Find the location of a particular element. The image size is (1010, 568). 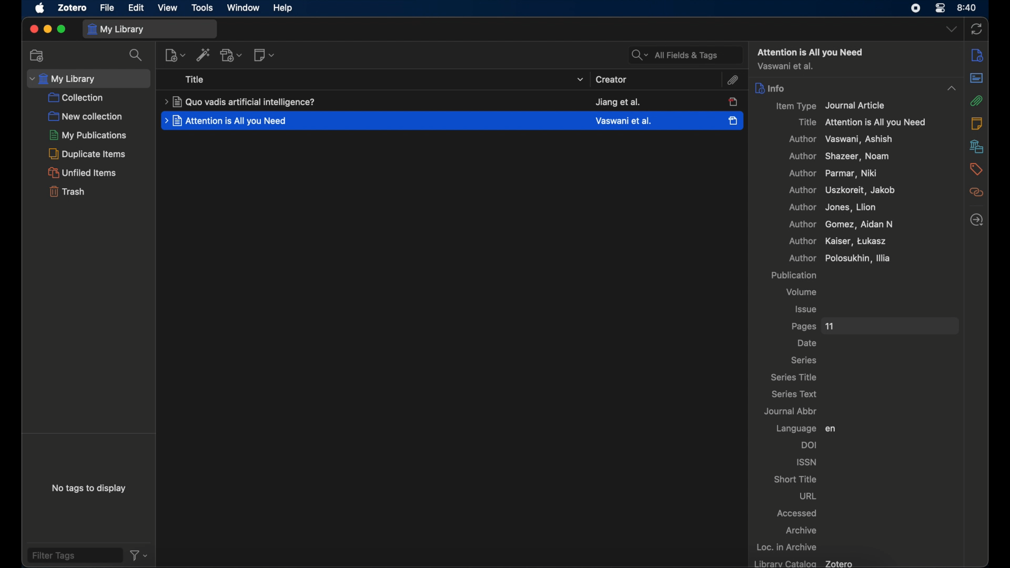

issue is located at coordinates (806, 309).